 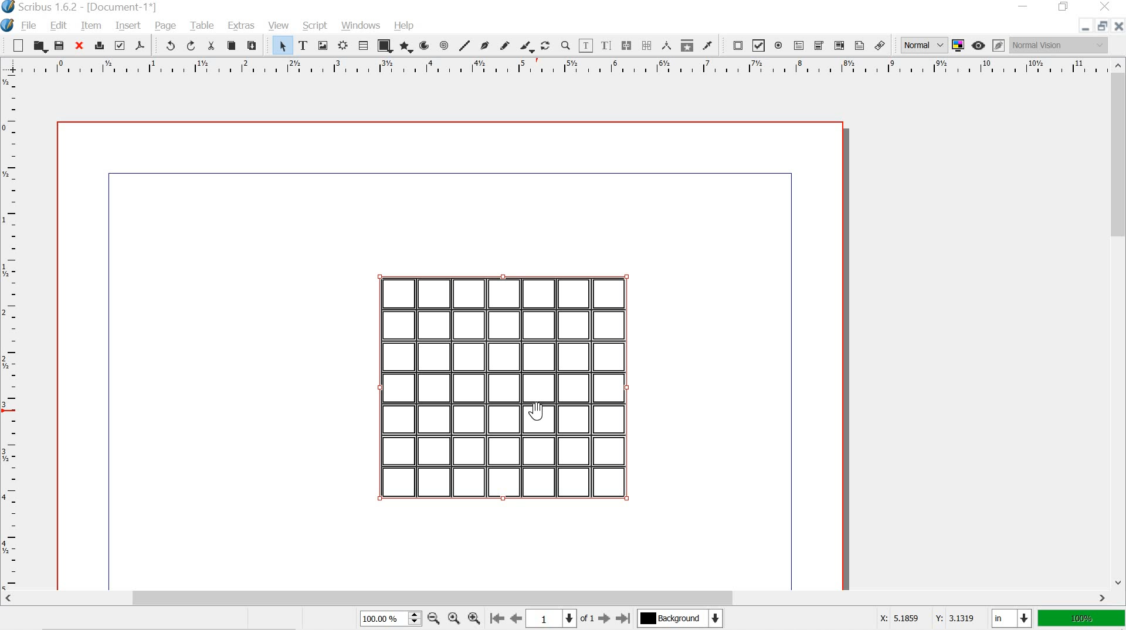 I want to click on go to the perious page, so click(x=517, y=618).